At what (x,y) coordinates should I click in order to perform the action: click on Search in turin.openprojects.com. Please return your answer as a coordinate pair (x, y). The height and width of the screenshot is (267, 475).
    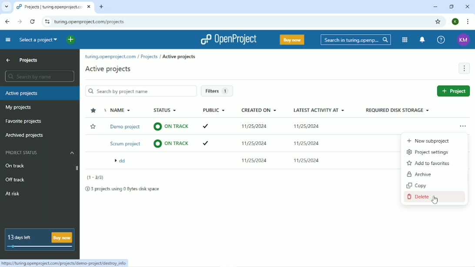
    Looking at the image, I should click on (356, 40).